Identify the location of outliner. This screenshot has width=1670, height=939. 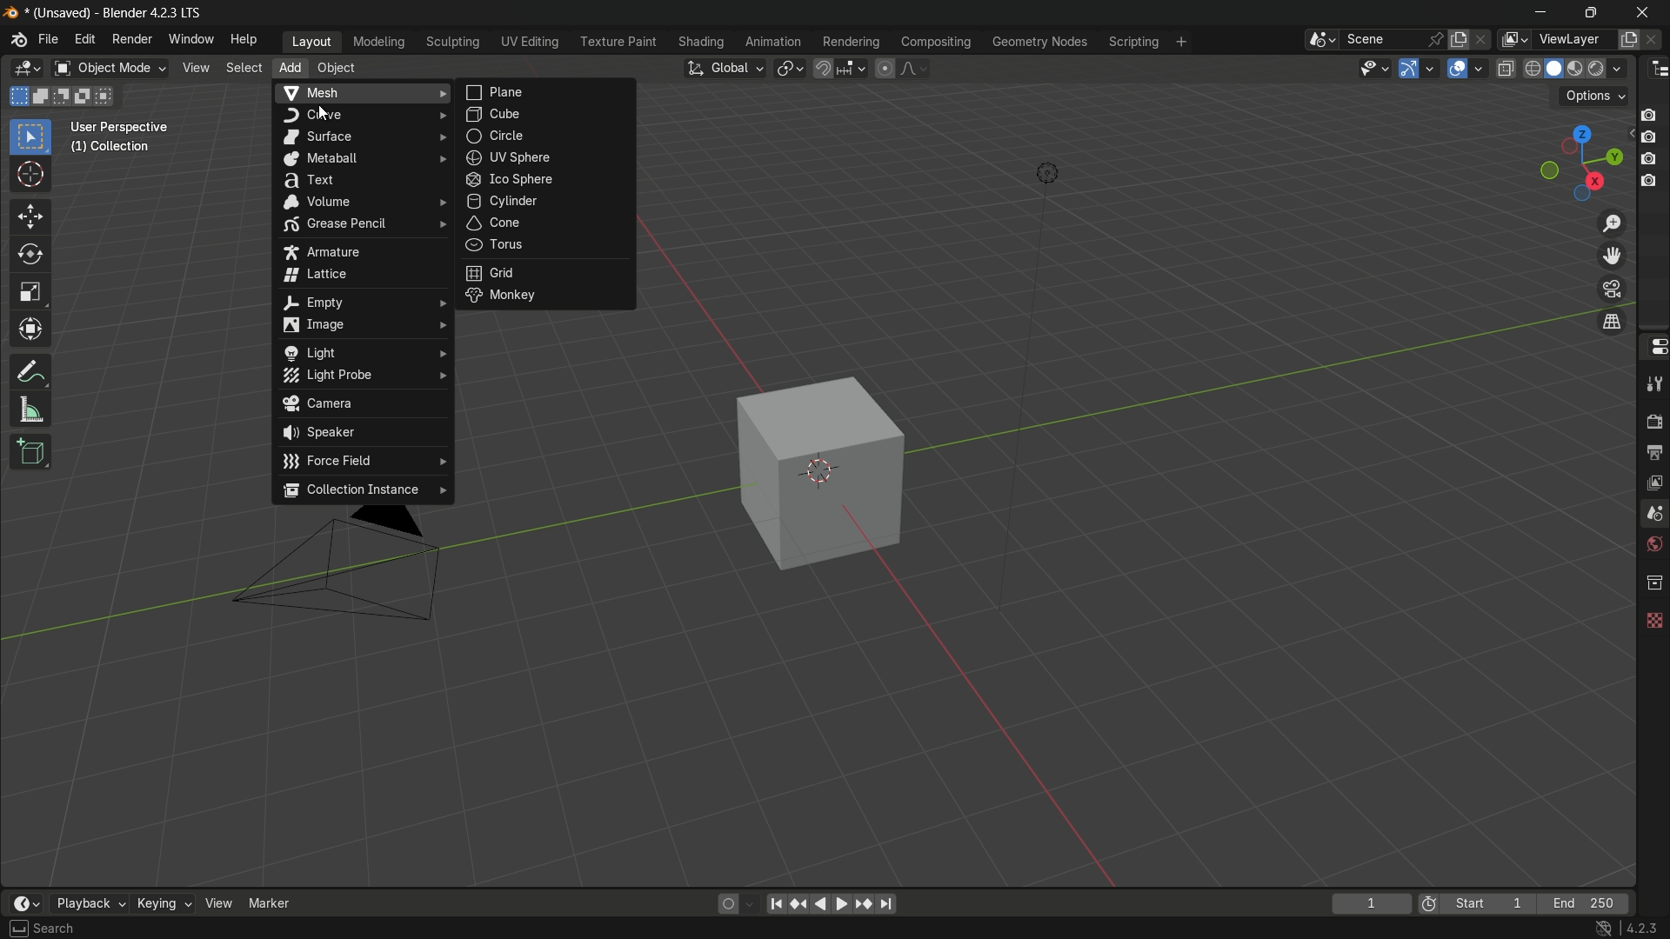
(1655, 69).